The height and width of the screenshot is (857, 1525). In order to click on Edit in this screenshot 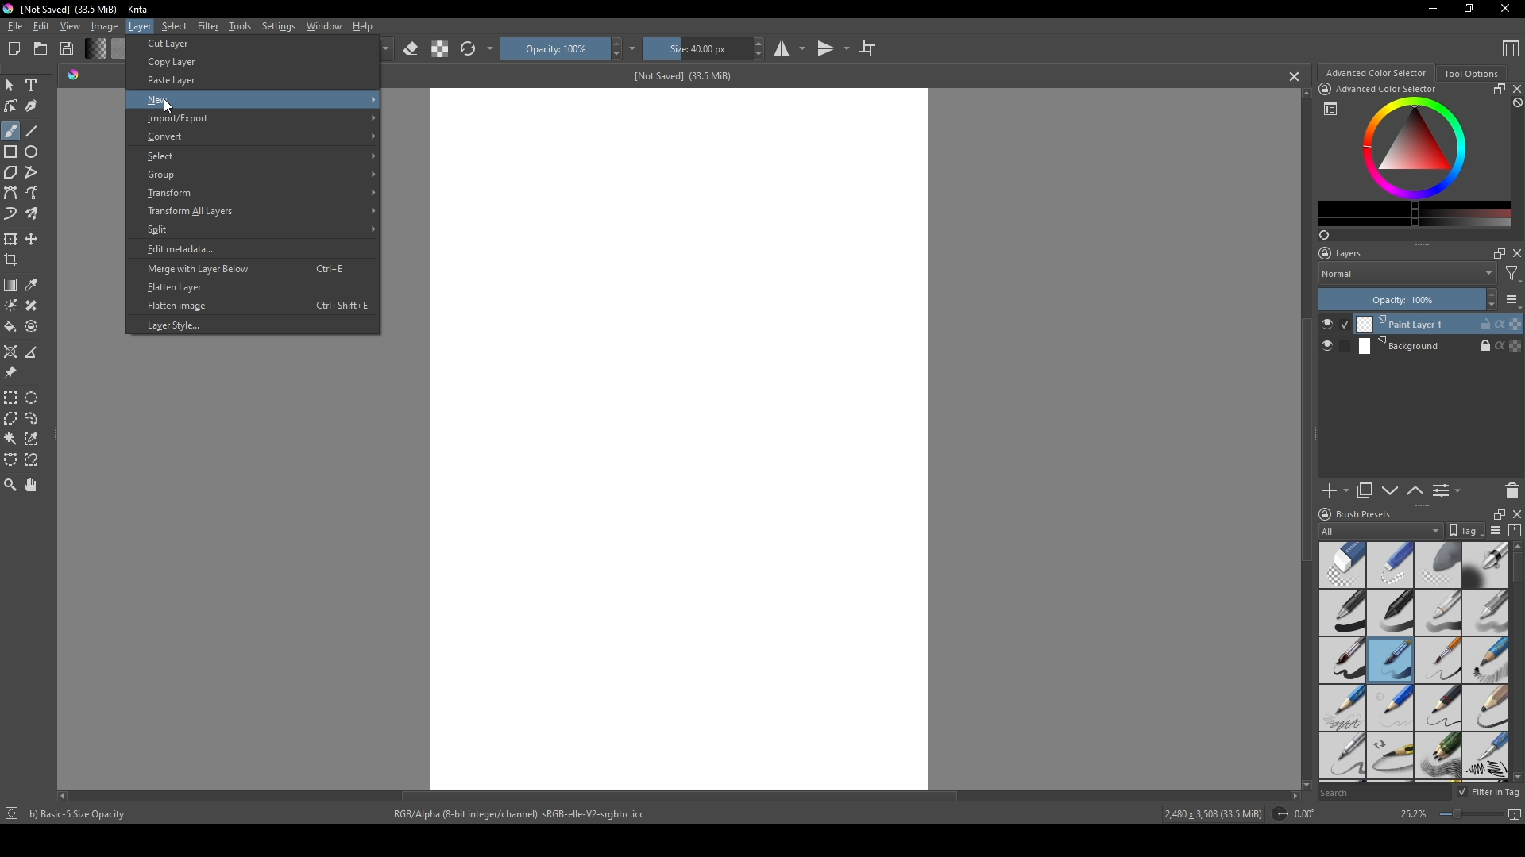, I will do `click(41, 26)`.